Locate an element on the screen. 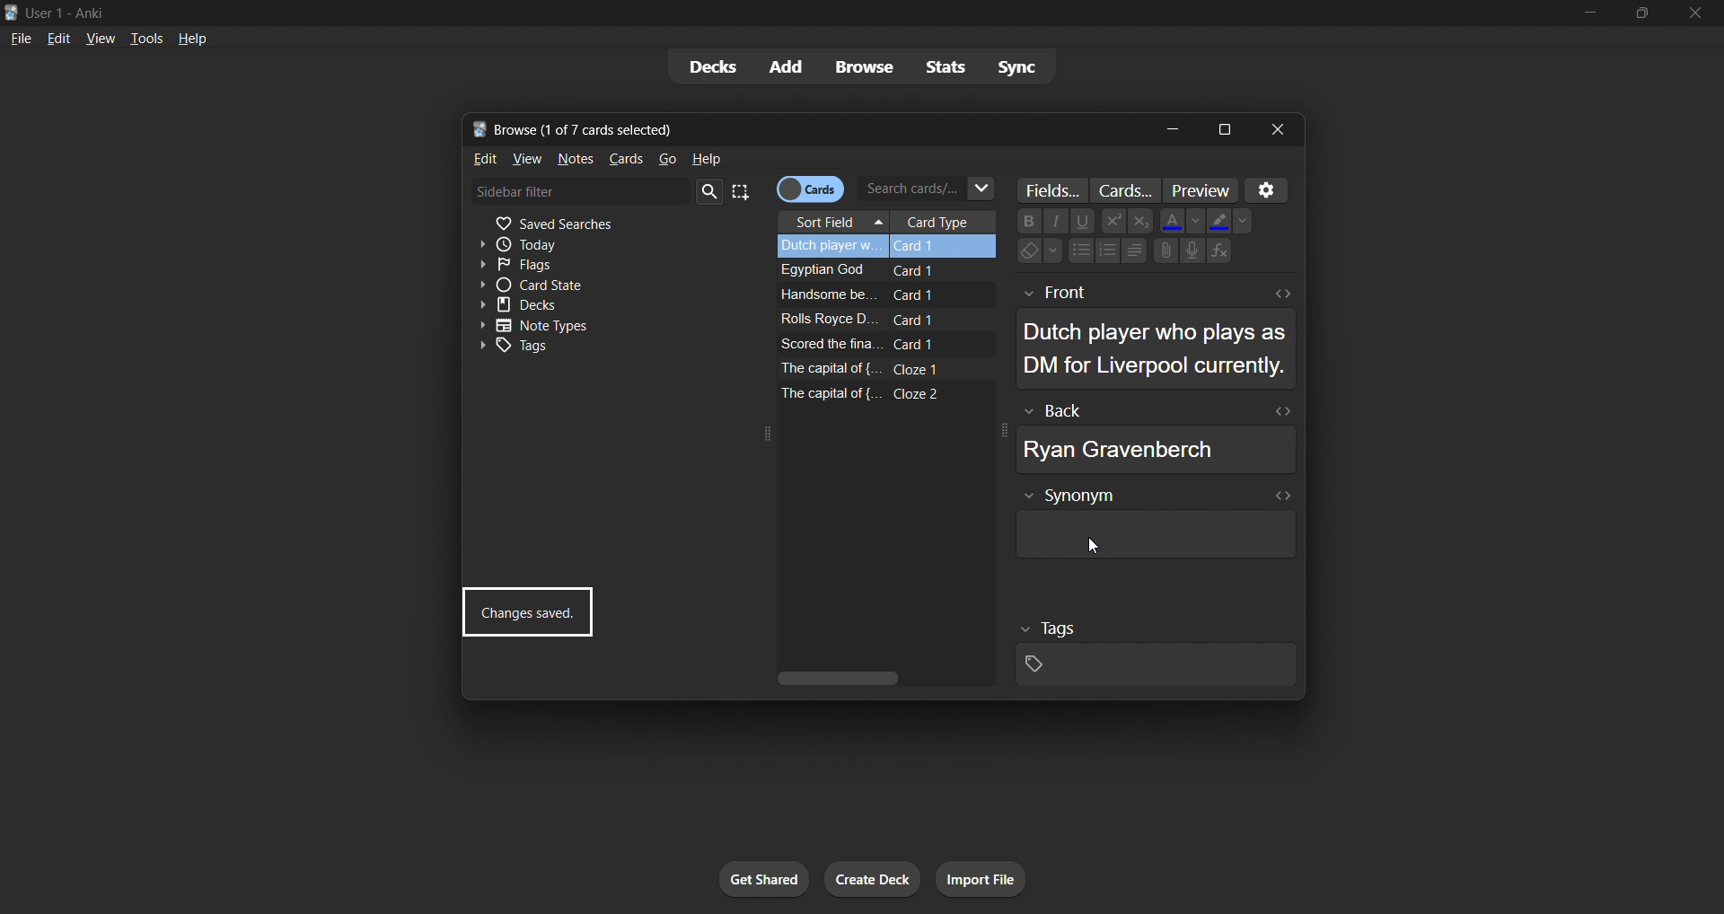 Image resolution: width=1724 pixels, height=914 pixels. vertical scroll bar is located at coordinates (880, 677).